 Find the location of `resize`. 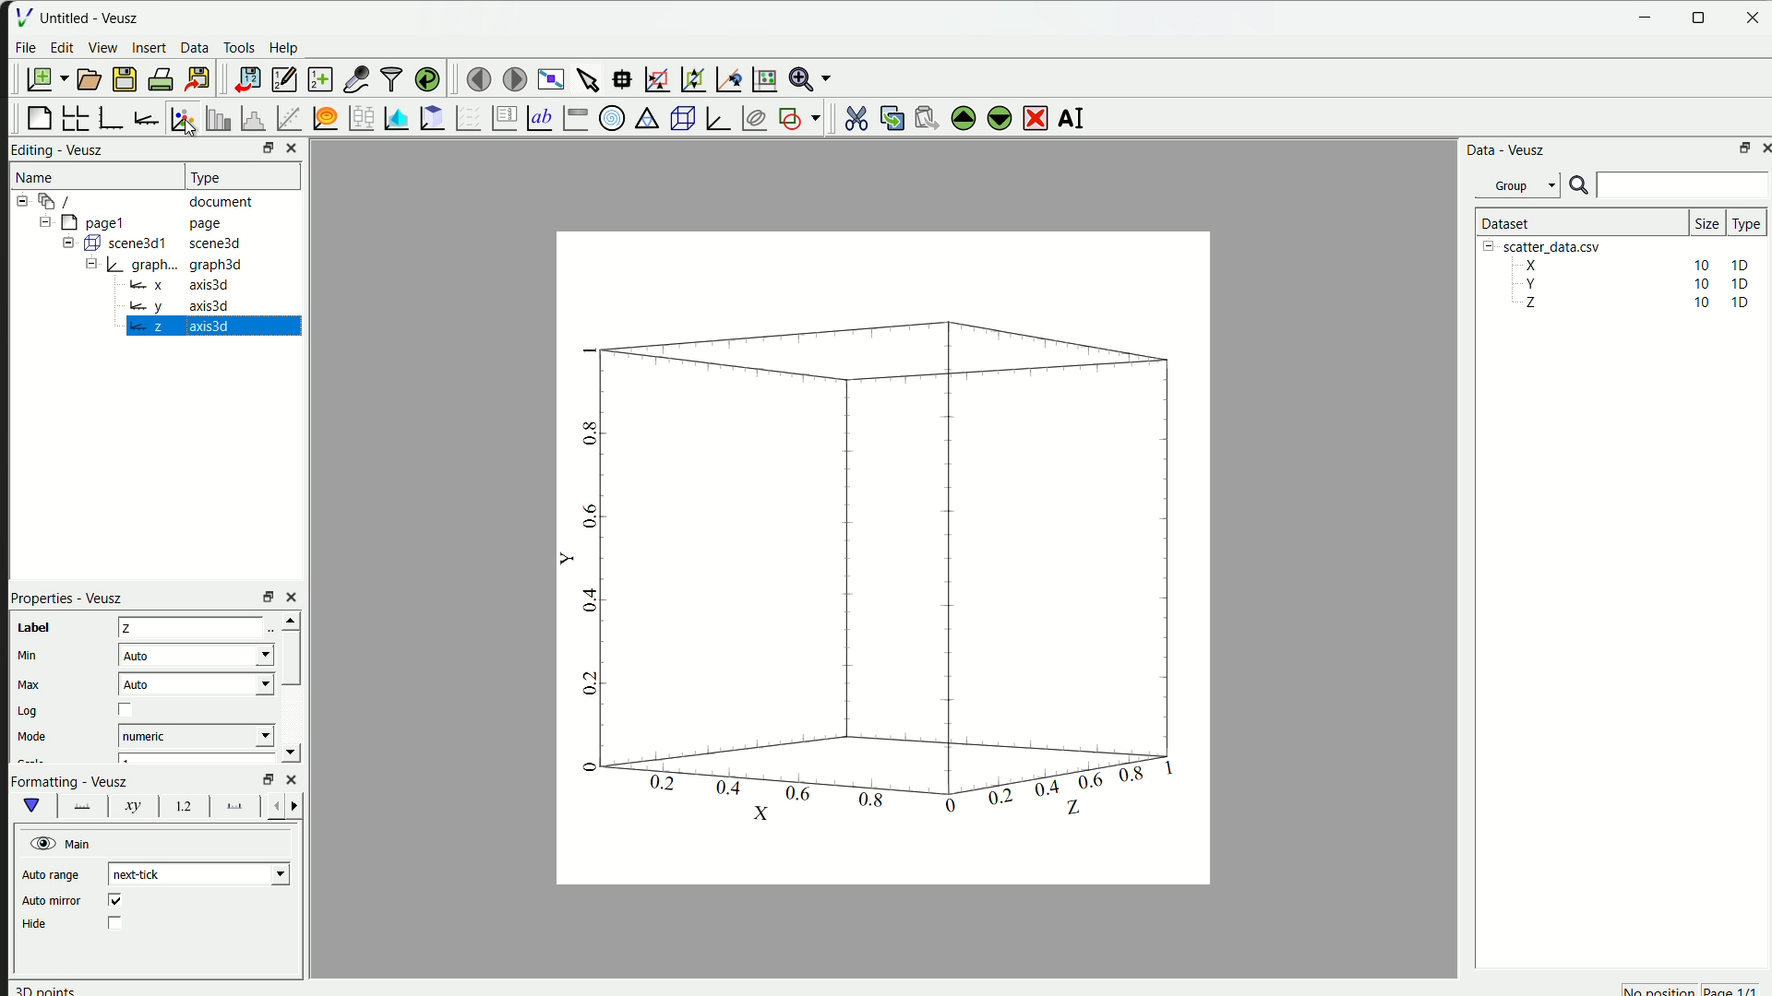

resize is located at coordinates (261, 149).